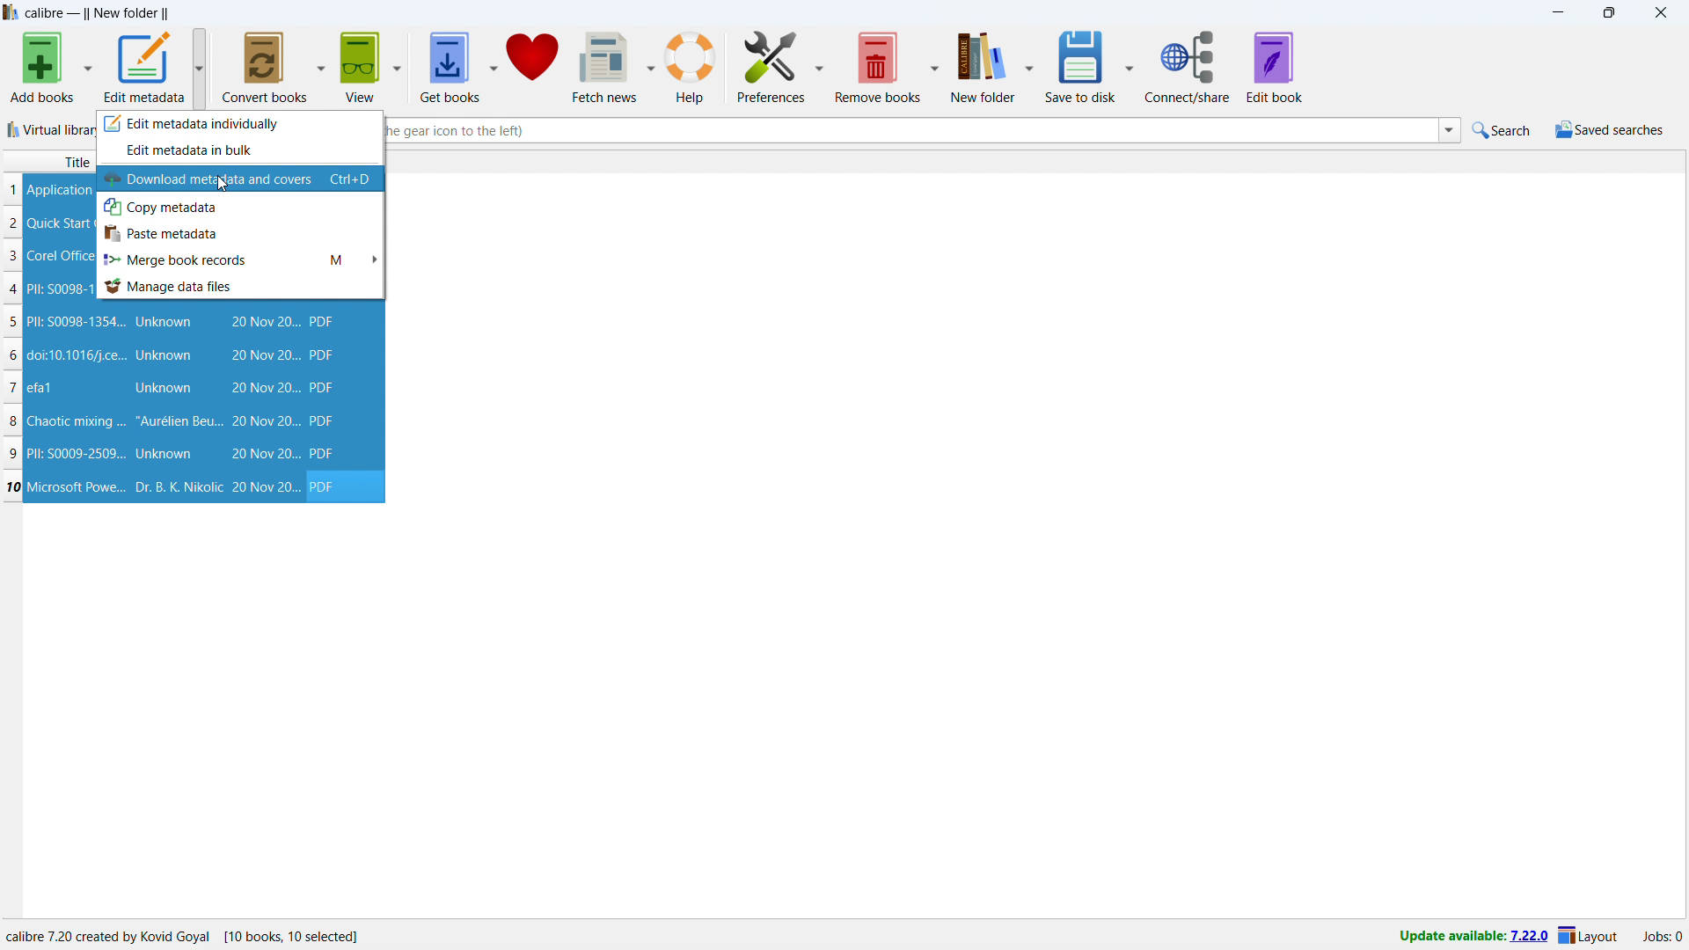 The width and height of the screenshot is (1689, 950). Describe the element at coordinates (532, 67) in the screenshot. I see `donate to calibre` at that location.